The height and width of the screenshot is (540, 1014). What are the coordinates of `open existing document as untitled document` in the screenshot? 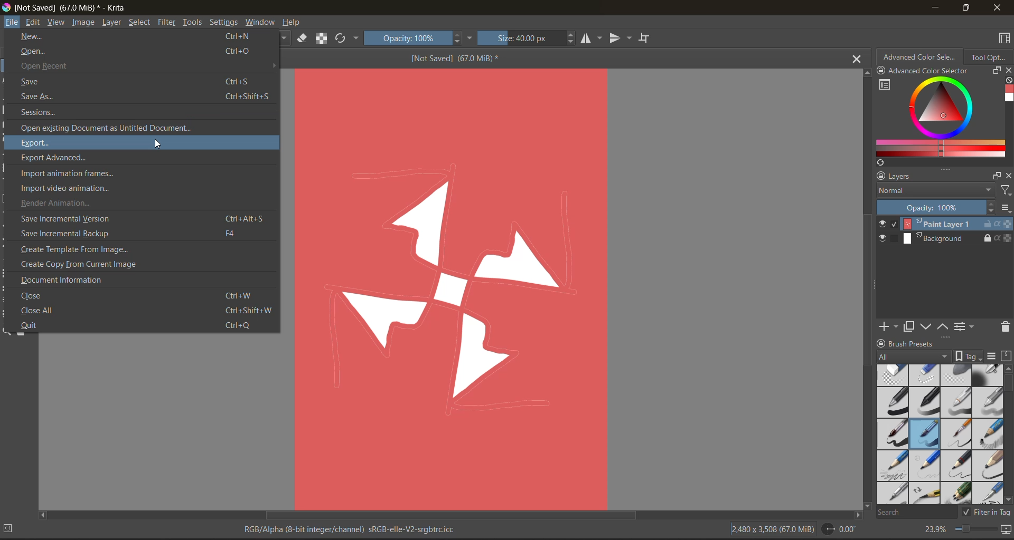 It's located at (106, 128).